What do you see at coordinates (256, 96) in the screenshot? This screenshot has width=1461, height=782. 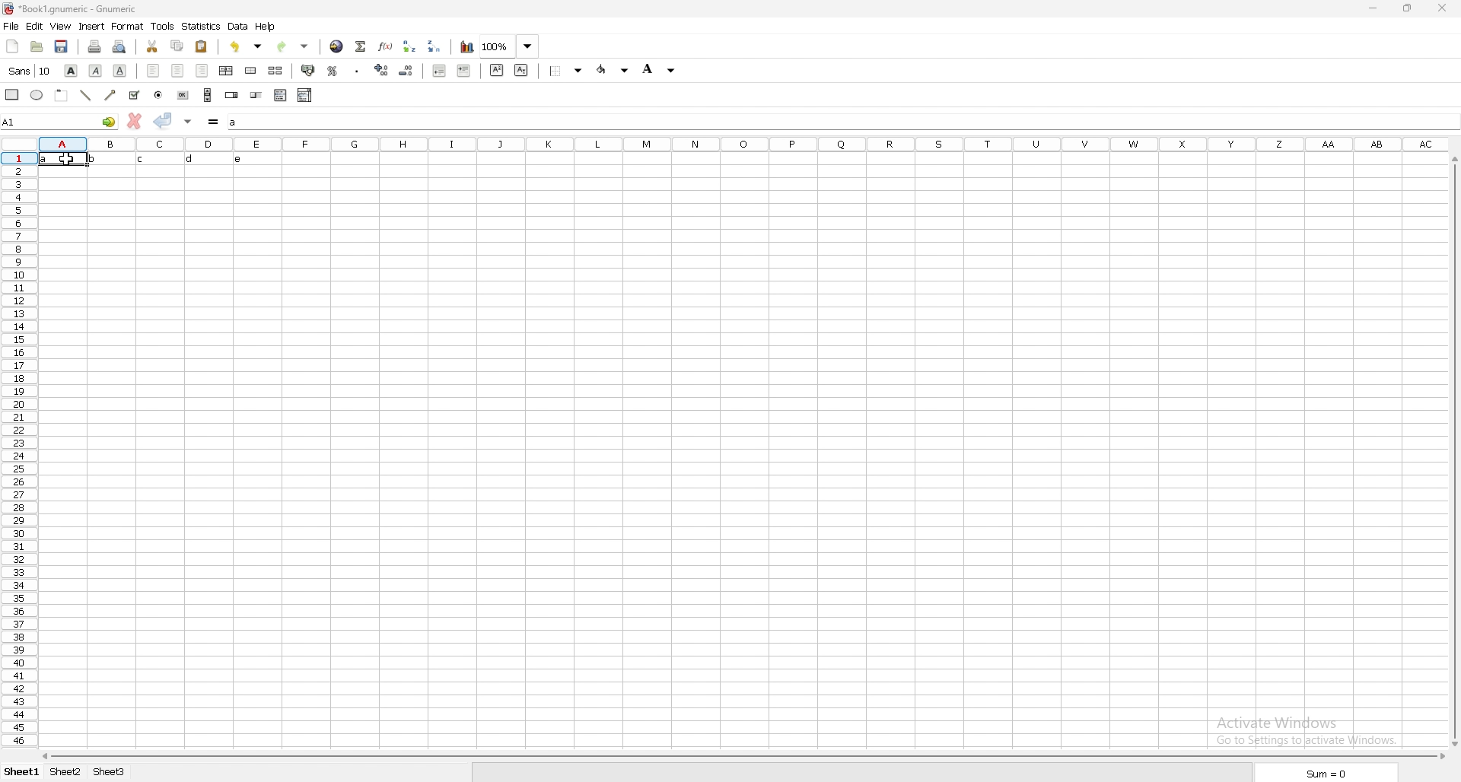 I see `slider` at bounding box center [256, 96].